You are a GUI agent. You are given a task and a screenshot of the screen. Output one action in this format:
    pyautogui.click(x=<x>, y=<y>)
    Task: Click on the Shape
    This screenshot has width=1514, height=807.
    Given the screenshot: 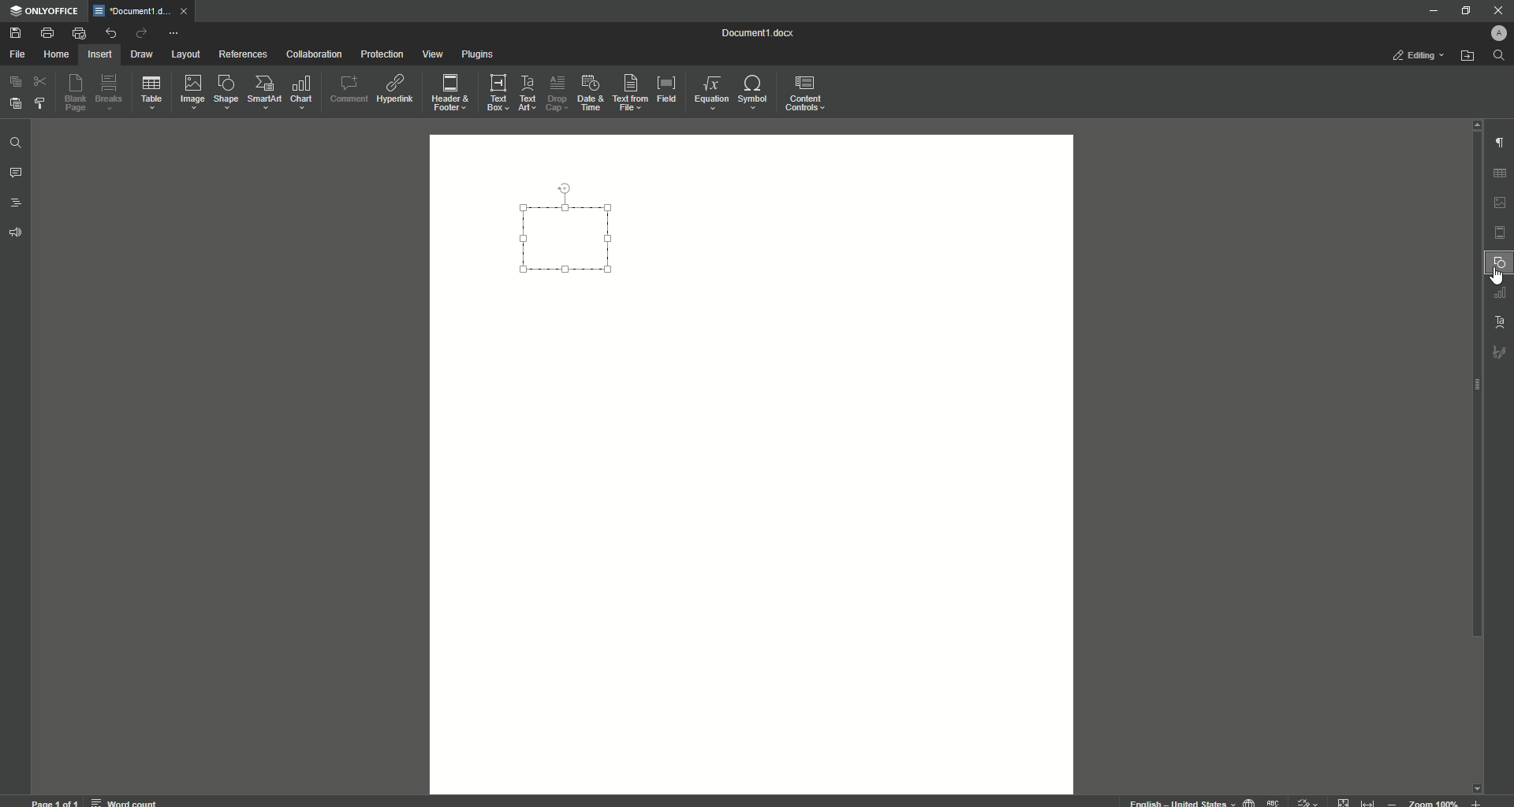 What is the action you would take?
    pyautogui.click(x=224, y=91)
    